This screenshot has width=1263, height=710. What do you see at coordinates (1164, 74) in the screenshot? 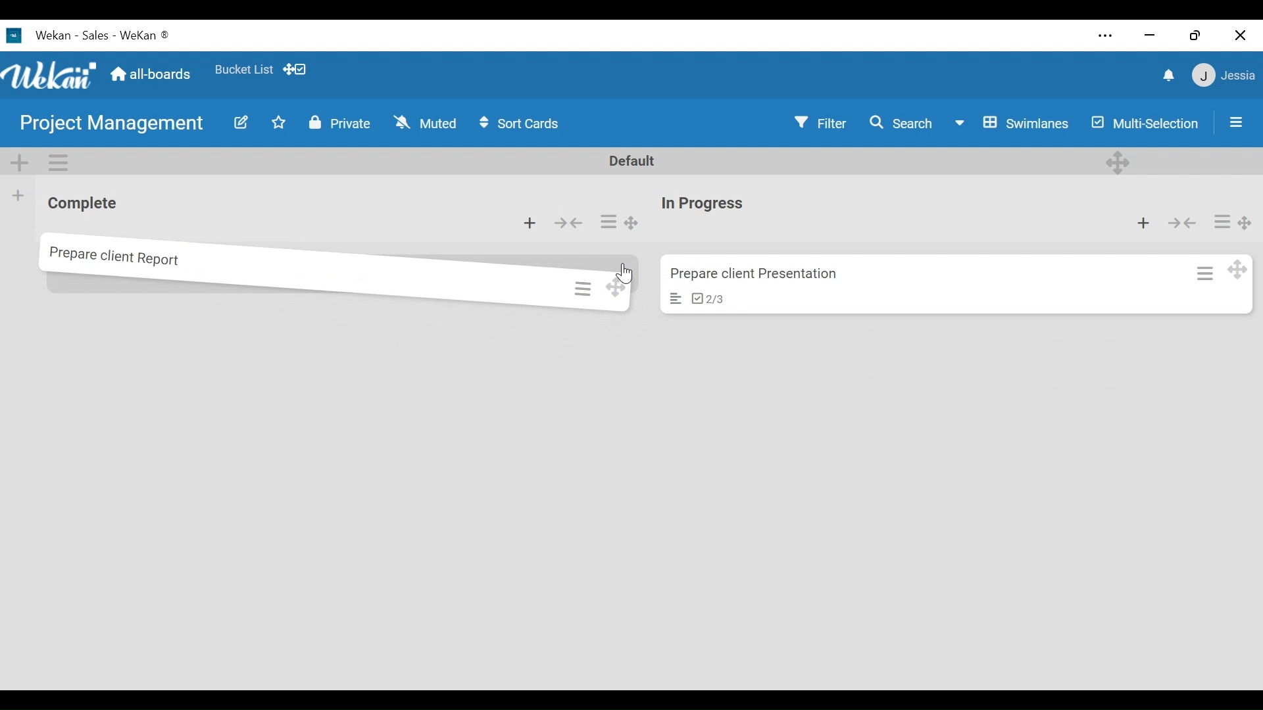
I see `notifications` at bounding box center [1164, 74].